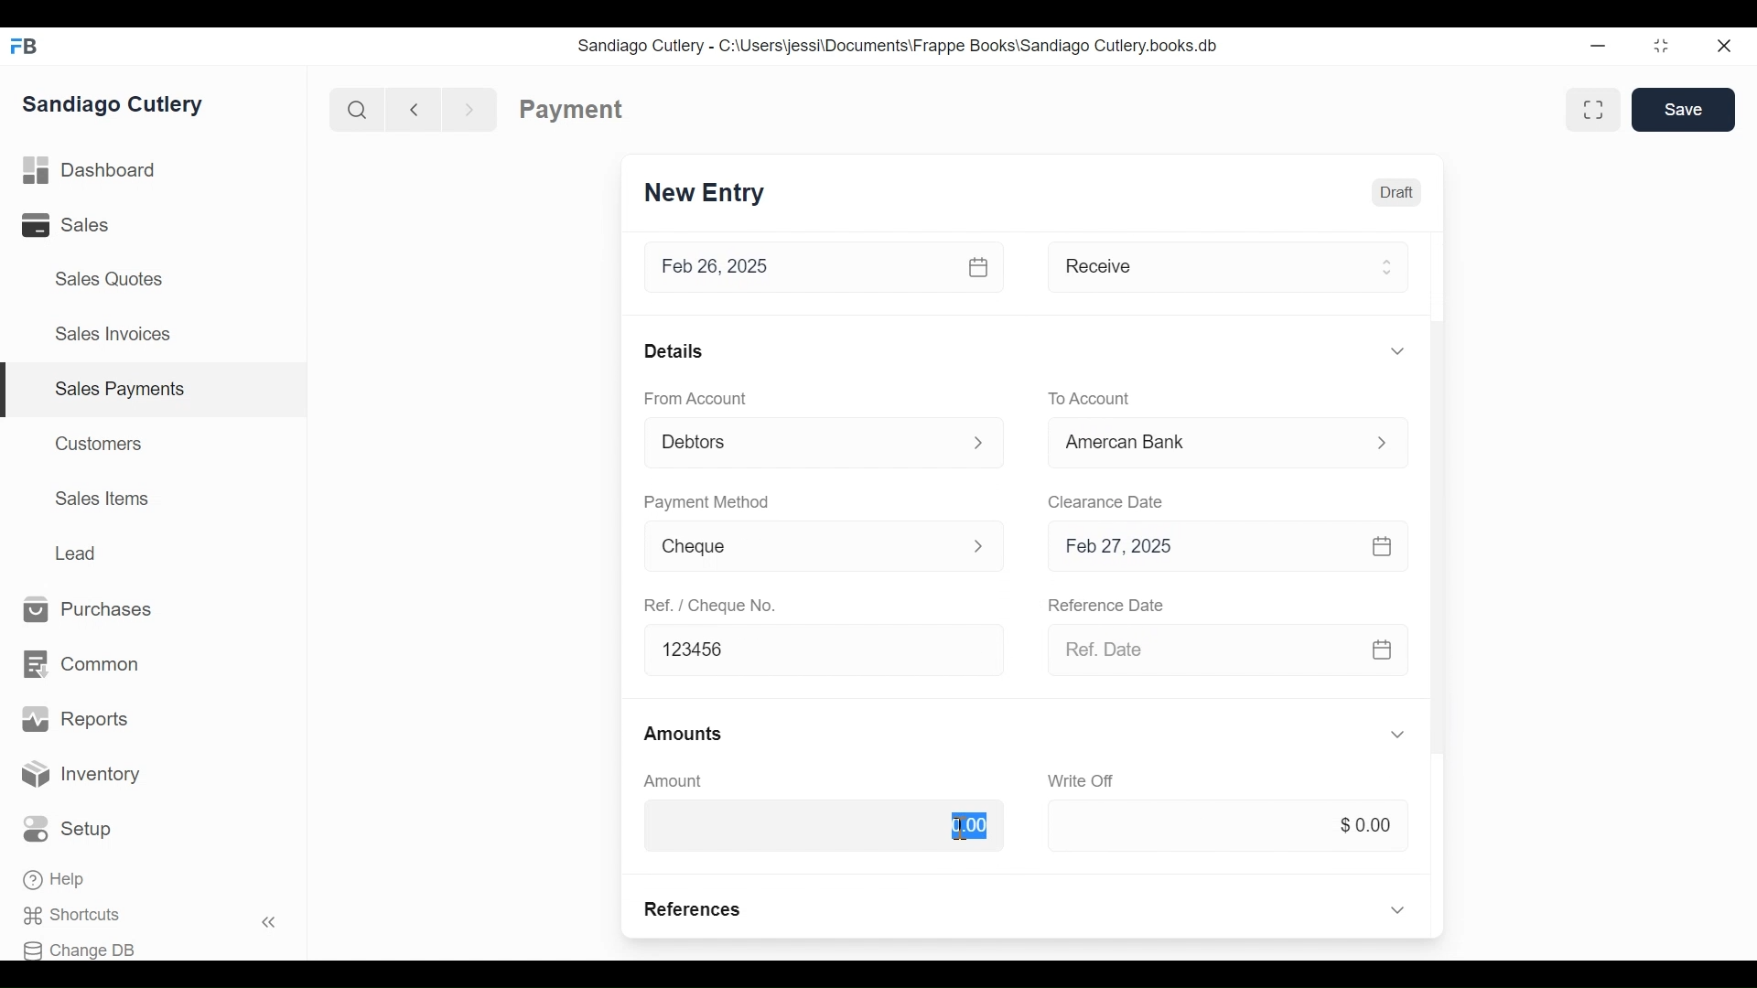  Describe the element at coordinates (102, 499) in the screenshot. I see `Sales Items` at that location.